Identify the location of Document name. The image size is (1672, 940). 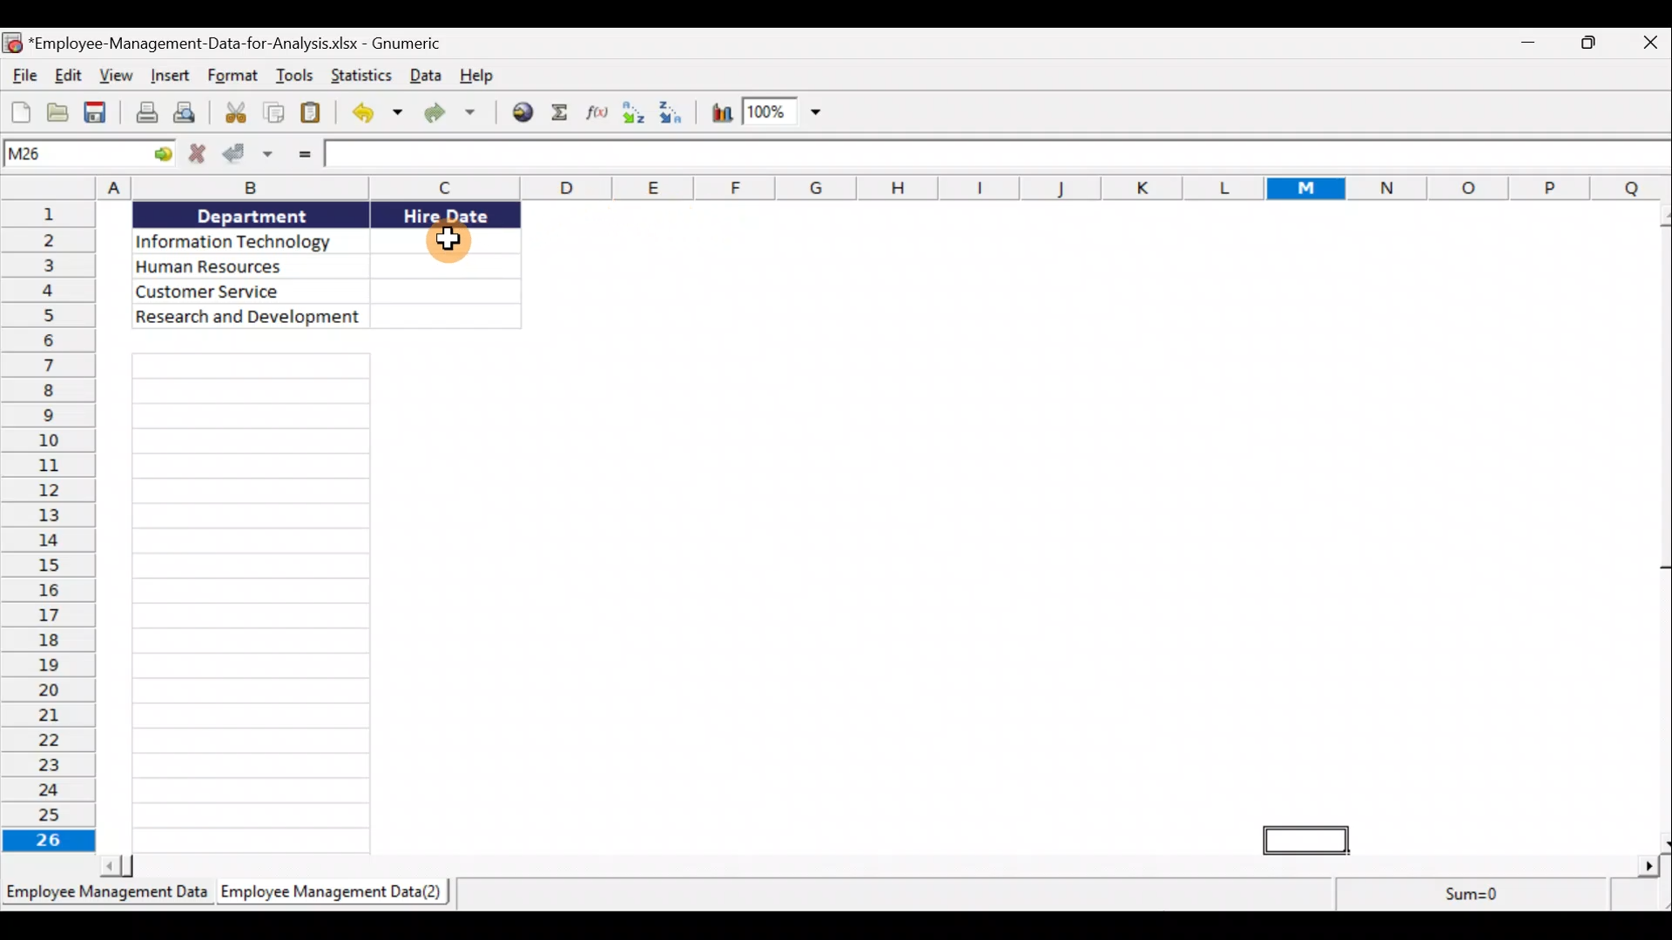
(223, 42).